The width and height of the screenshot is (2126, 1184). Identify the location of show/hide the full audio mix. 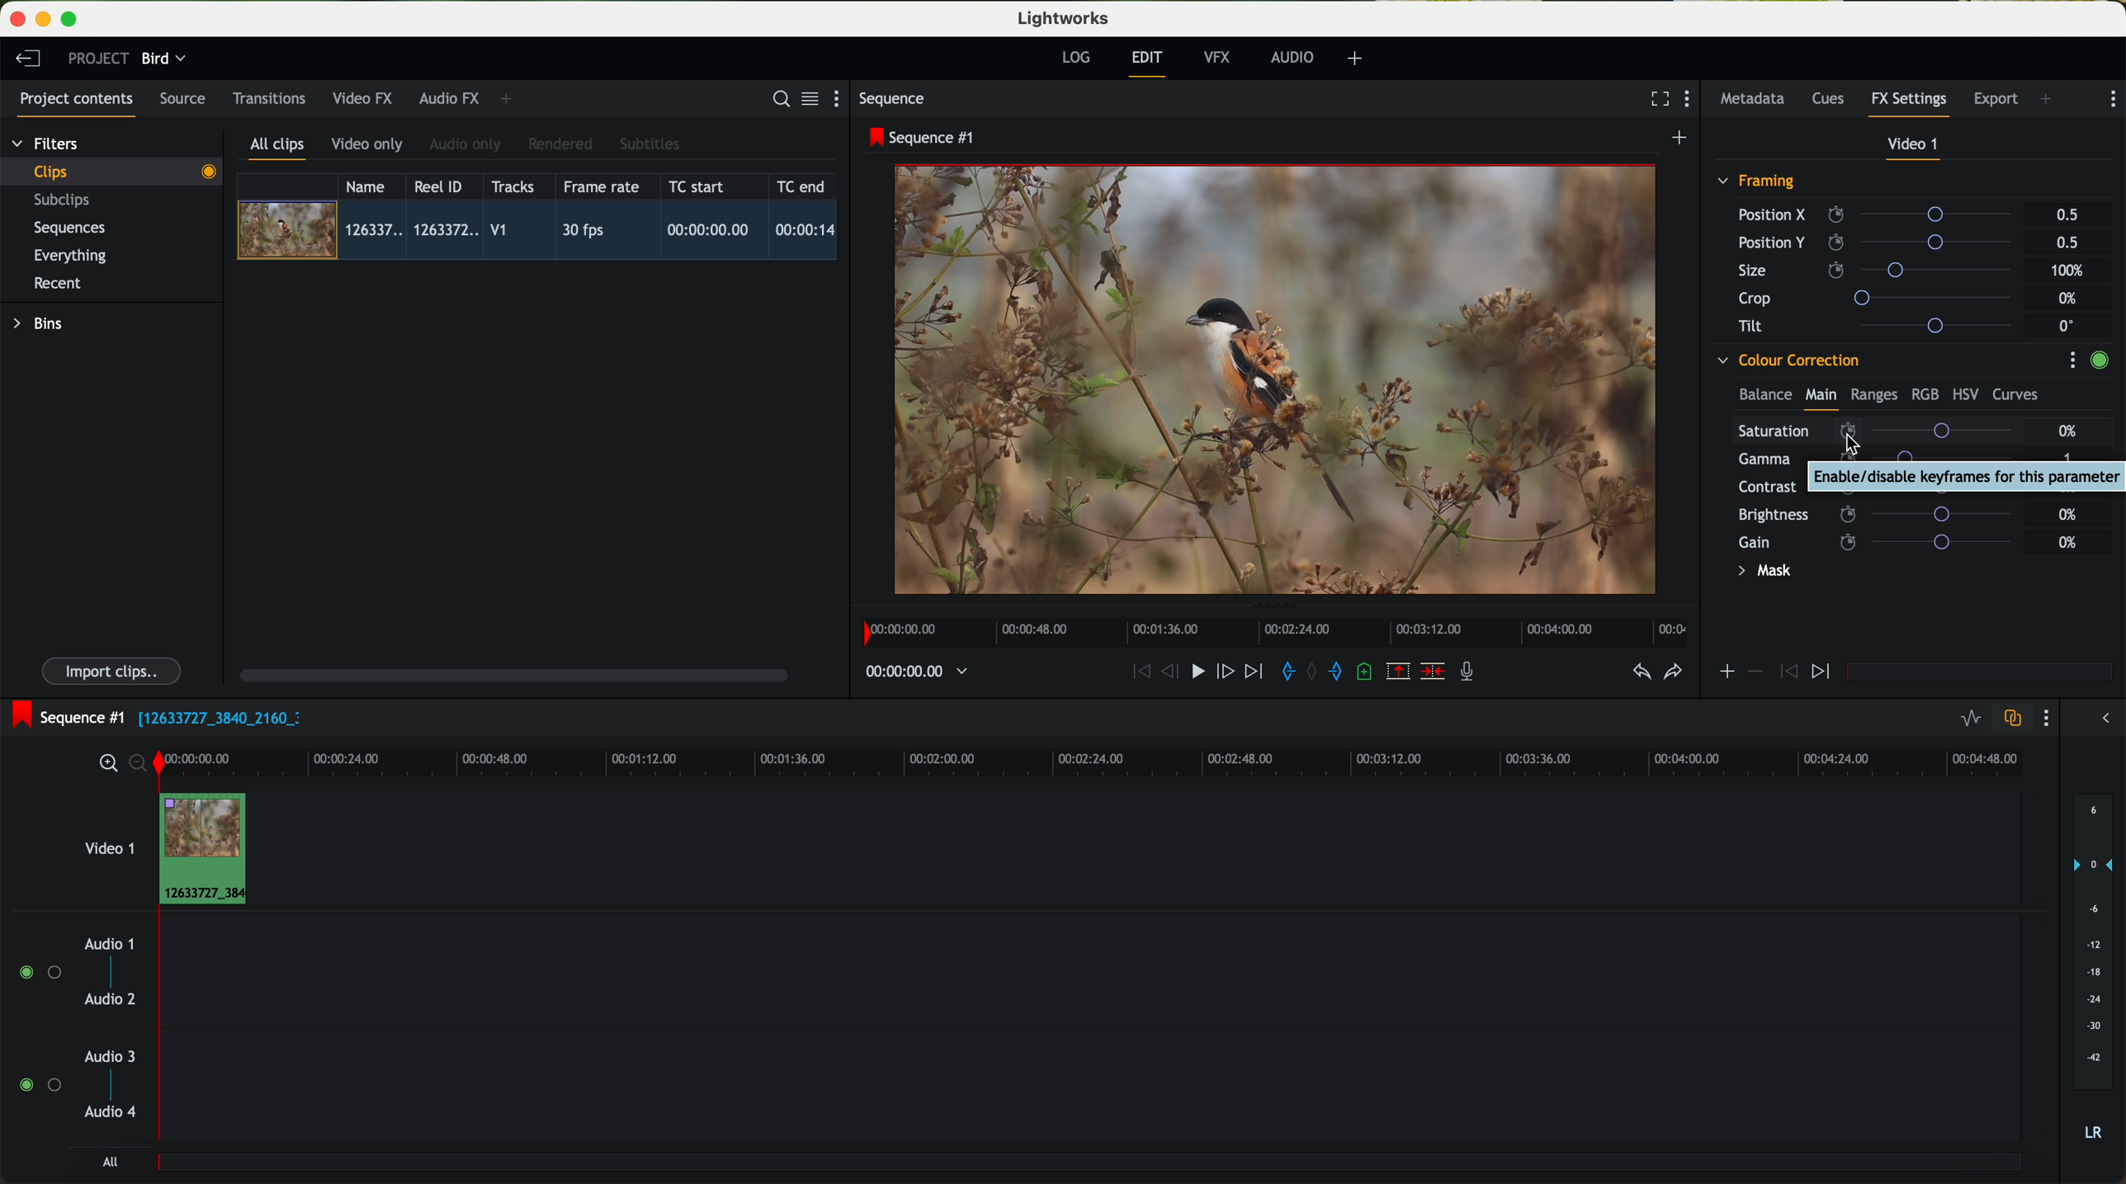
(2100, 719).